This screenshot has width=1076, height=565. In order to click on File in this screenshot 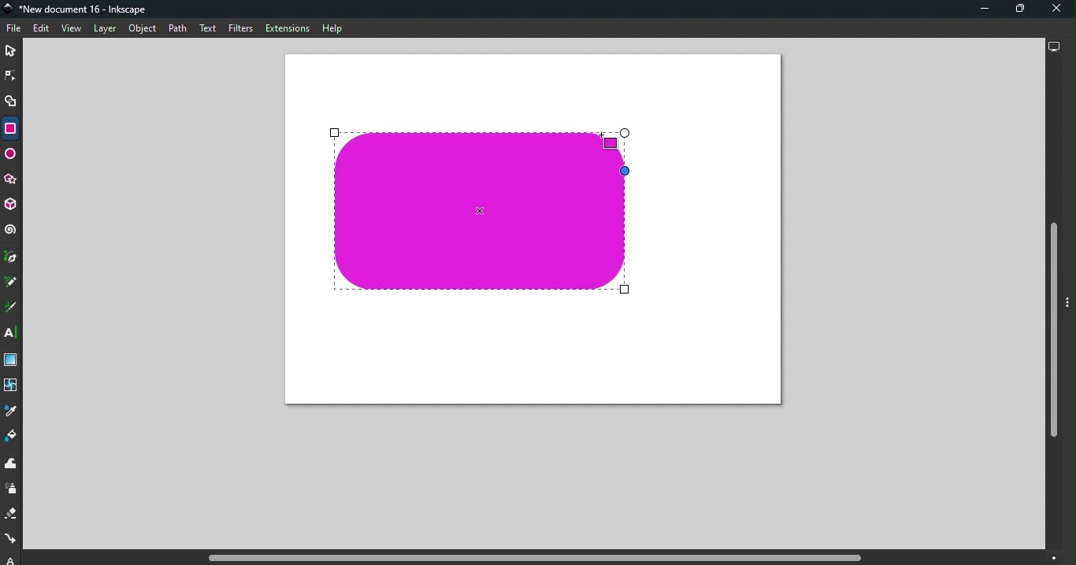, I will do `click(16, 29)`.